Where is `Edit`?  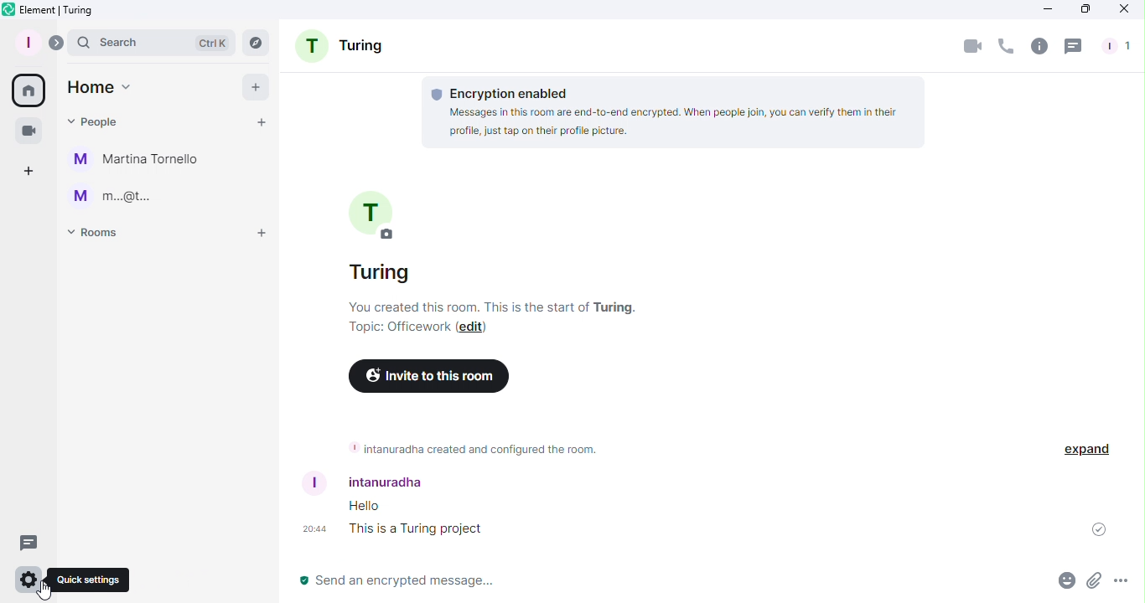
Edit is located at coordinates (472, 328).